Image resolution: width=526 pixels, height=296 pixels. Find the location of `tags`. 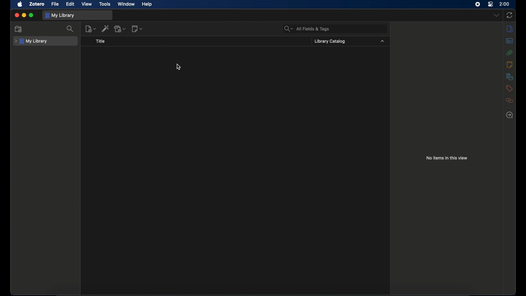

tags is located at coordinates (510, 89).